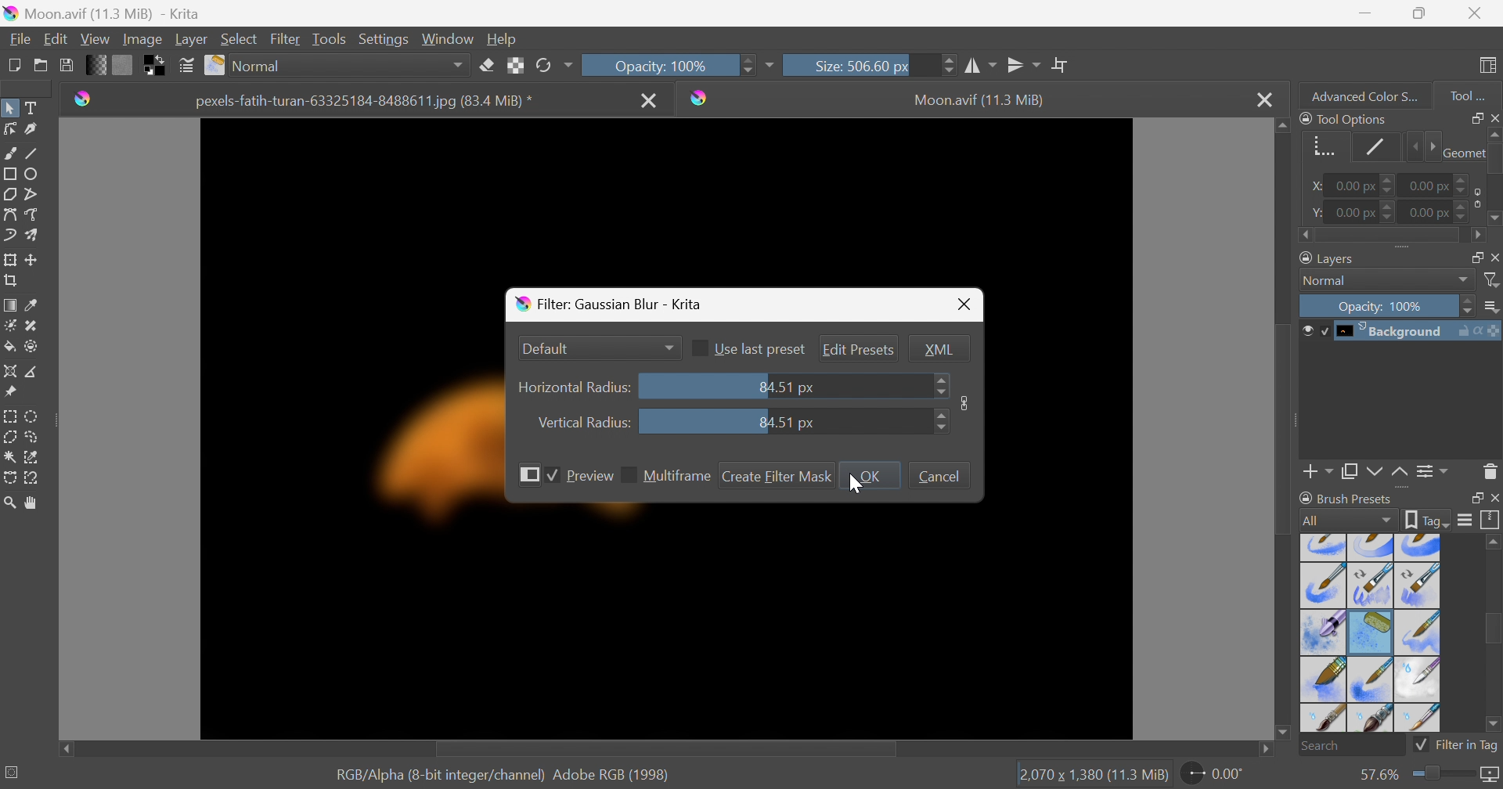 The height and width of the screenshot is (789, 1503). I want to click on Scroll left, so click(1307, 236).